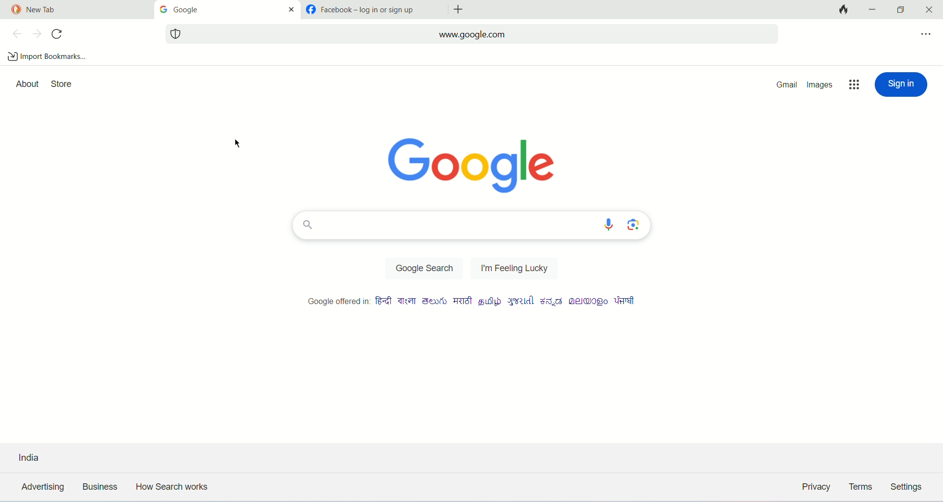 The image size is (943, 502). I want to click on about, so click(26, 84).